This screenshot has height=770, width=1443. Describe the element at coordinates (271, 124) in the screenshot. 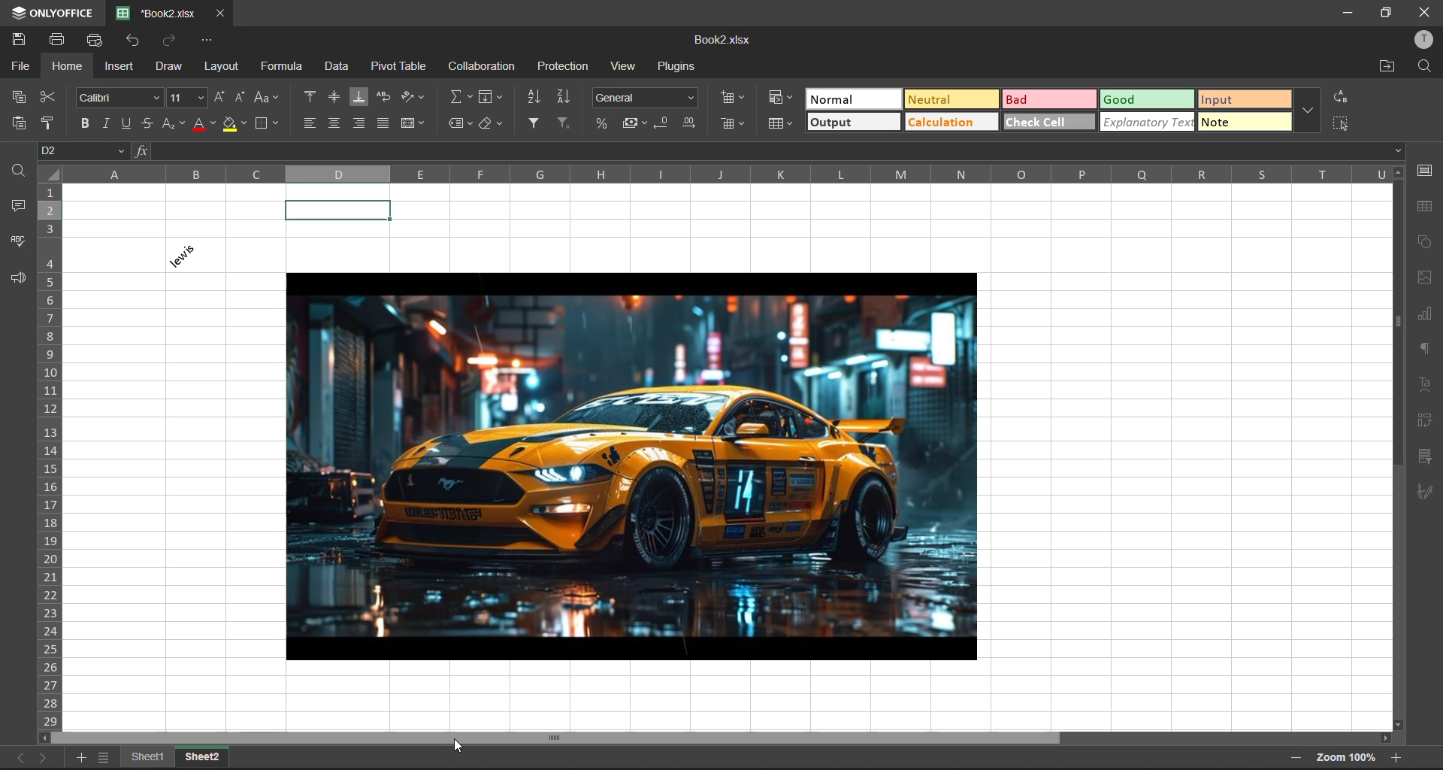

I see `borders` at that location.